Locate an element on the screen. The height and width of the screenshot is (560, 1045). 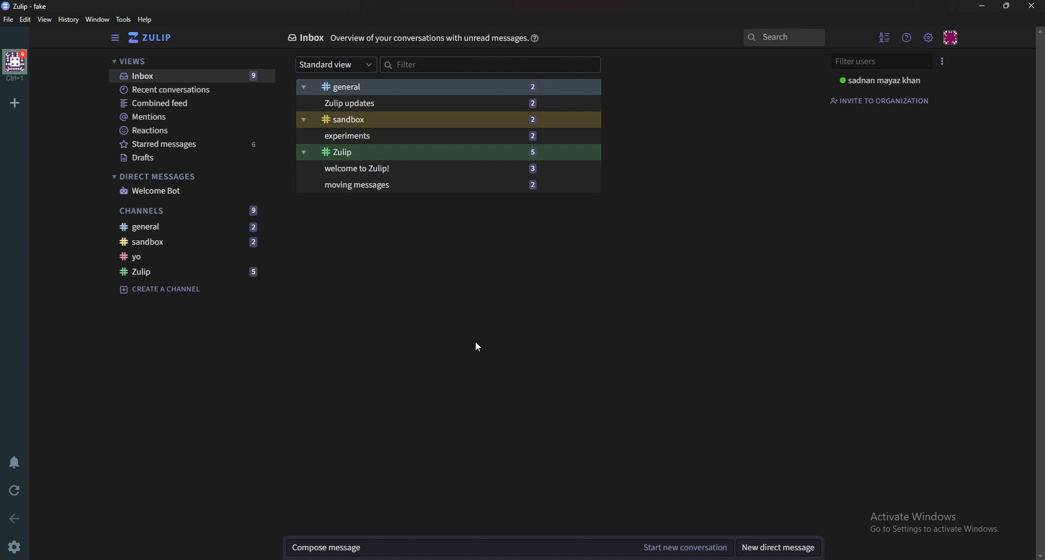
personal menu is located at coordinates (950, 36).